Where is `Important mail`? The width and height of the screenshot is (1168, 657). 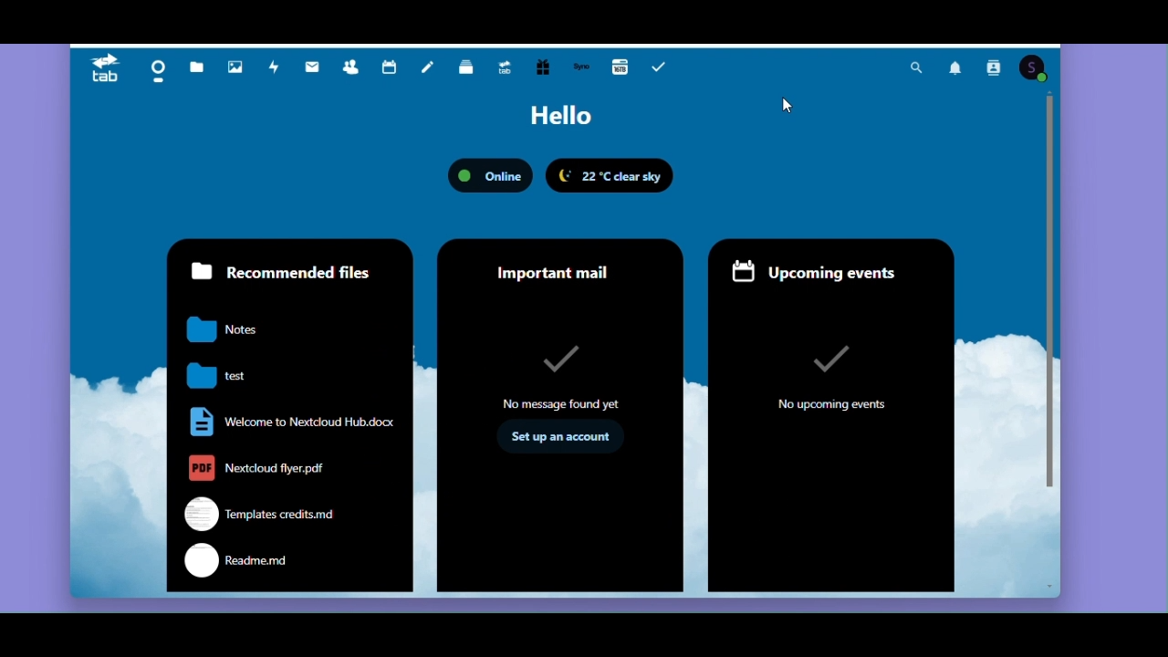 Important mail is located at coordinates (559, 266).